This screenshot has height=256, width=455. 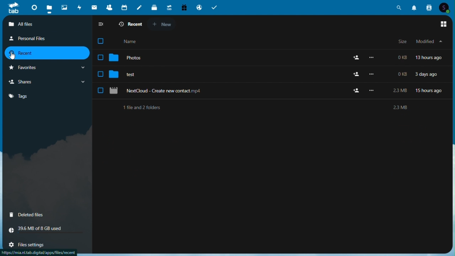 I want to click on upgrade, so click(x=168, y=7).